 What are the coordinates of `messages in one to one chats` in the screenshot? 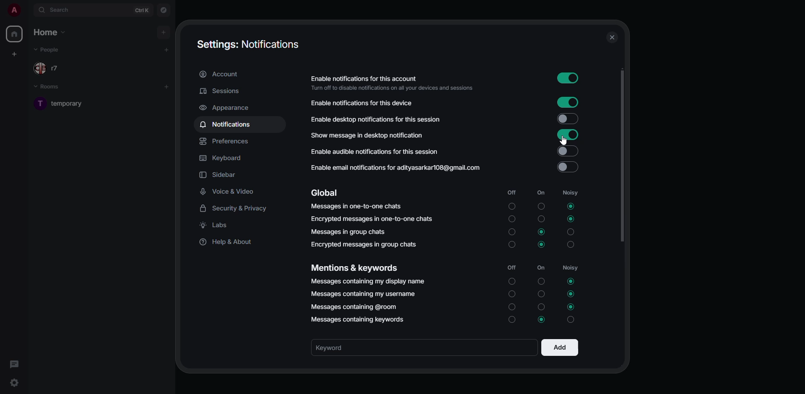 It's located at (358, 208).